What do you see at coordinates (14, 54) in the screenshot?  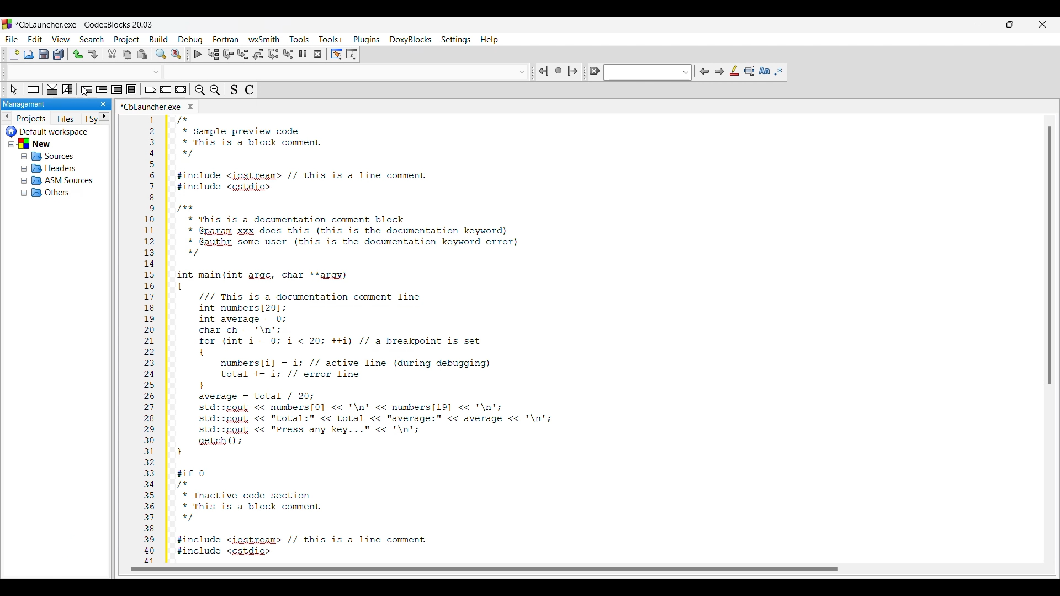 I see `New` at bounding box center [14, 54].